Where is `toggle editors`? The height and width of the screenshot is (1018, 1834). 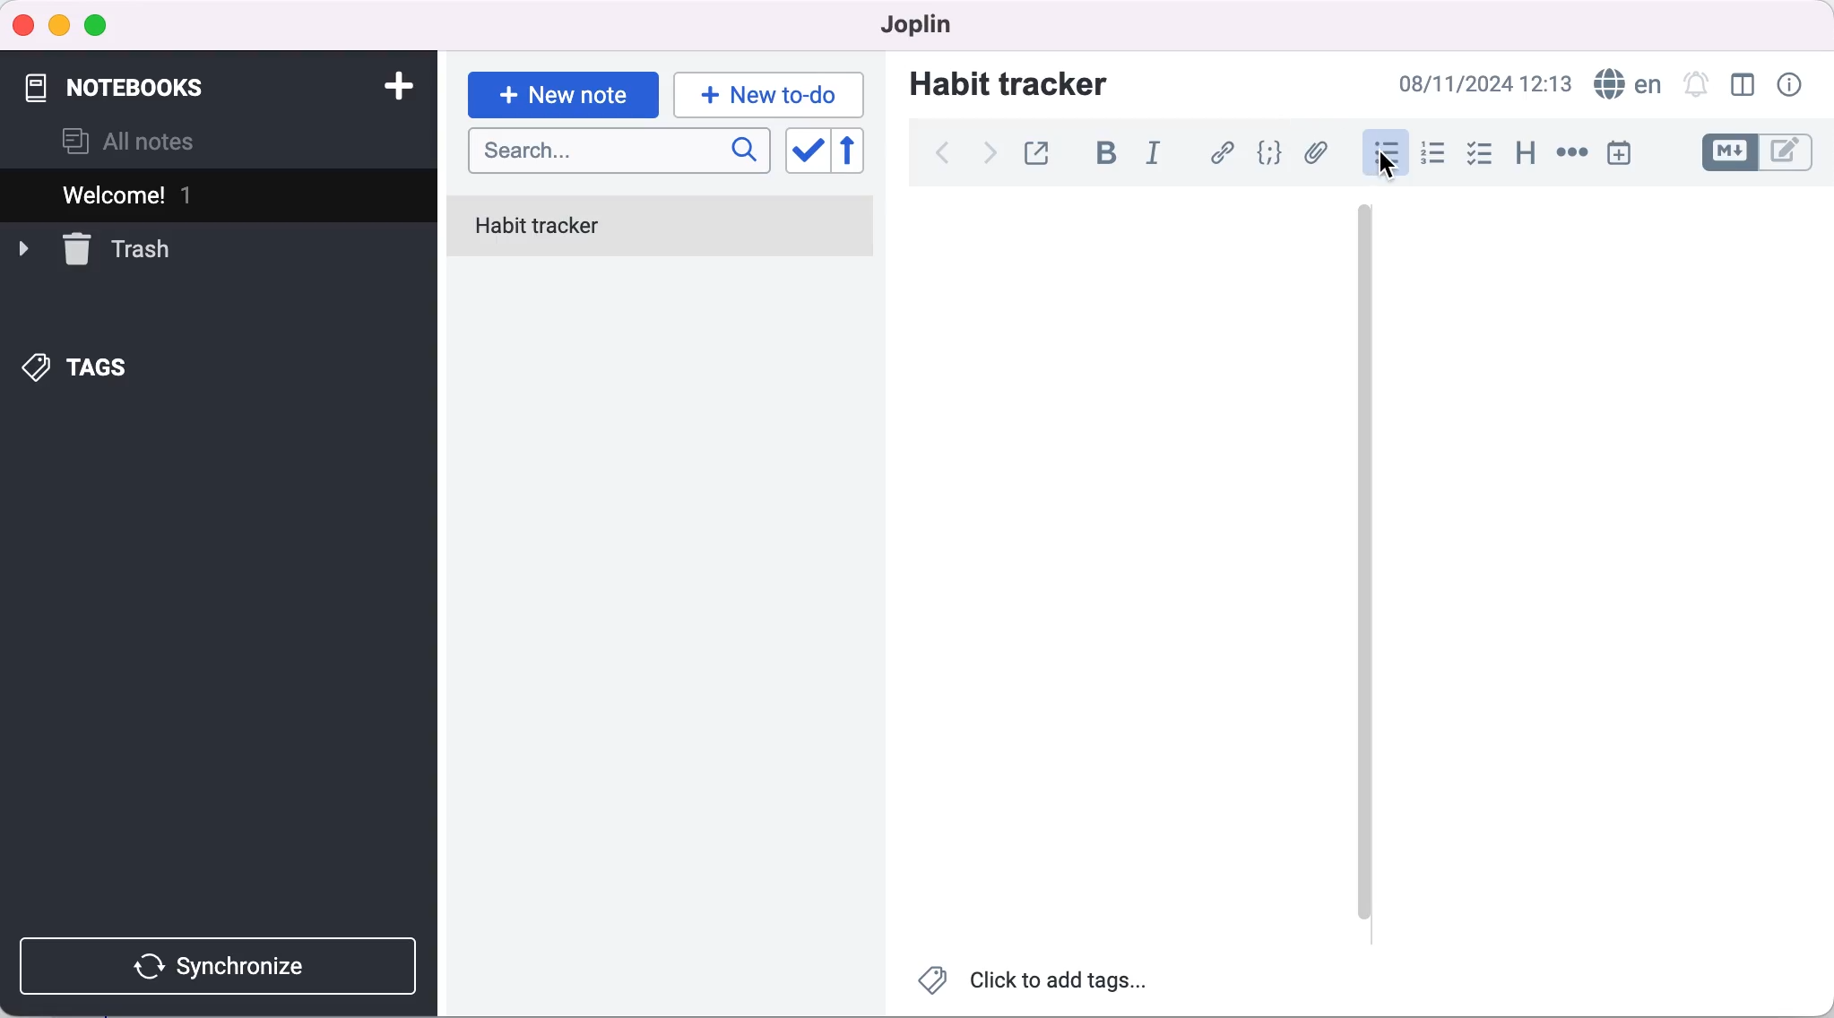
toggle editors is located at coordinates (1760, 152).